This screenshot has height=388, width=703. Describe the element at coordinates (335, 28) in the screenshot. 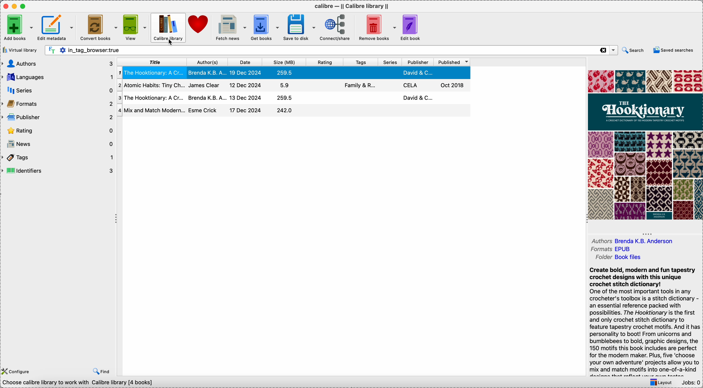

I see `connect/share` at that location.